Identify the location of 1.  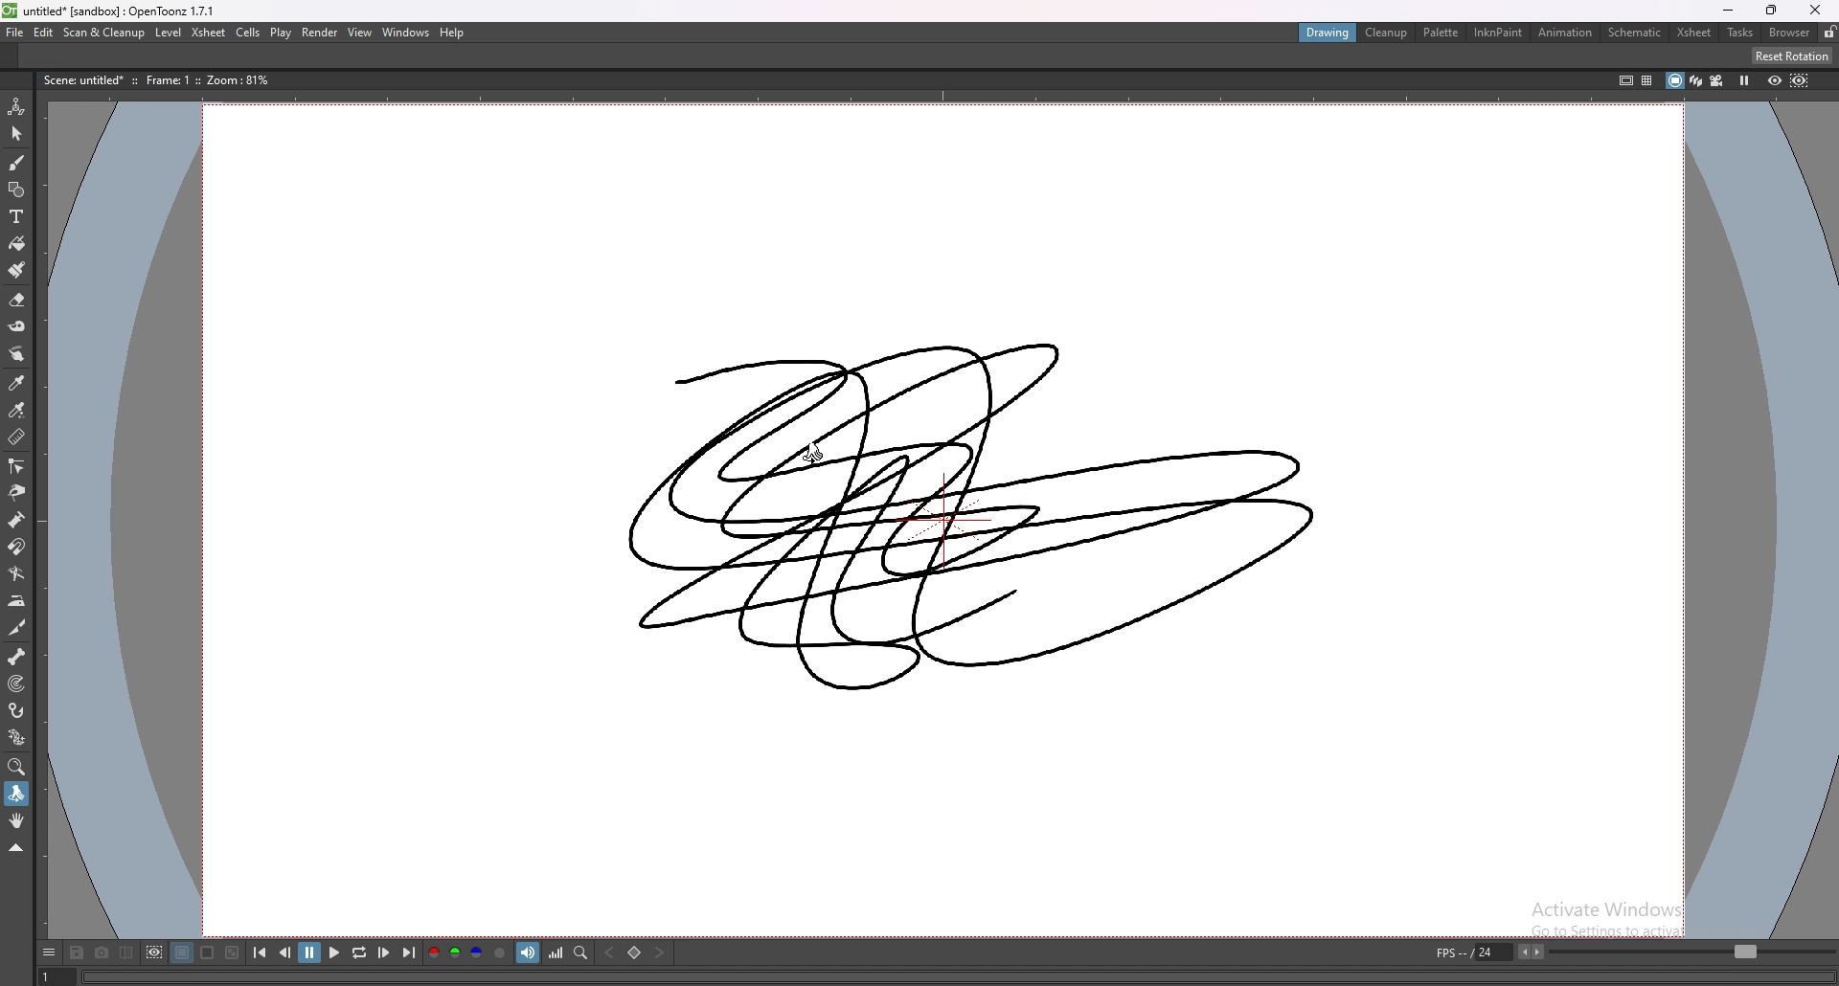
(51, 976).